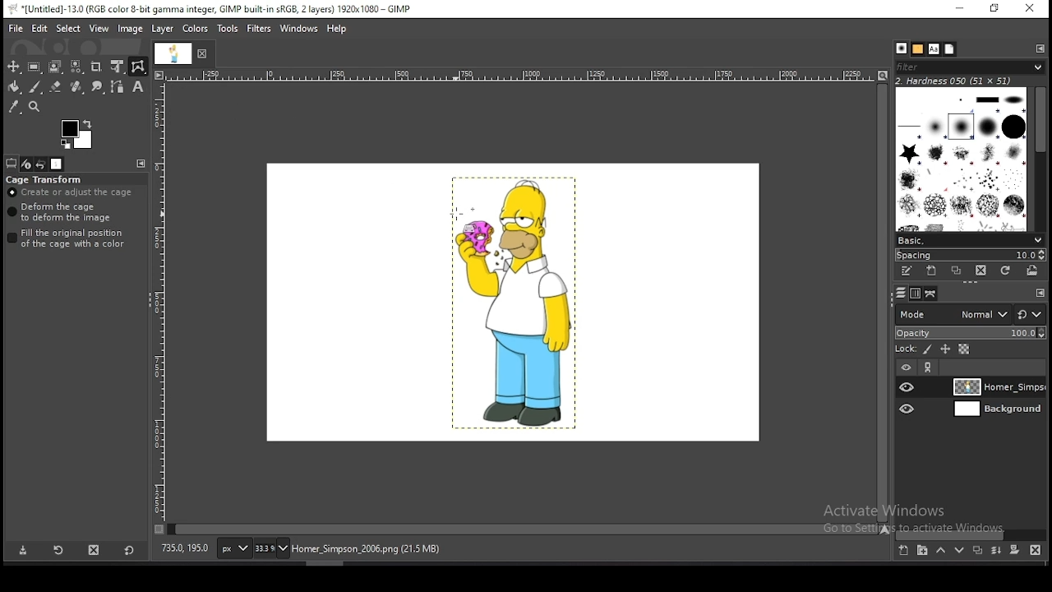 This screenshot has width=1052, height=592. Describe the element at coordinates (128, 552) in the screenshot. I see `reset` at that location.